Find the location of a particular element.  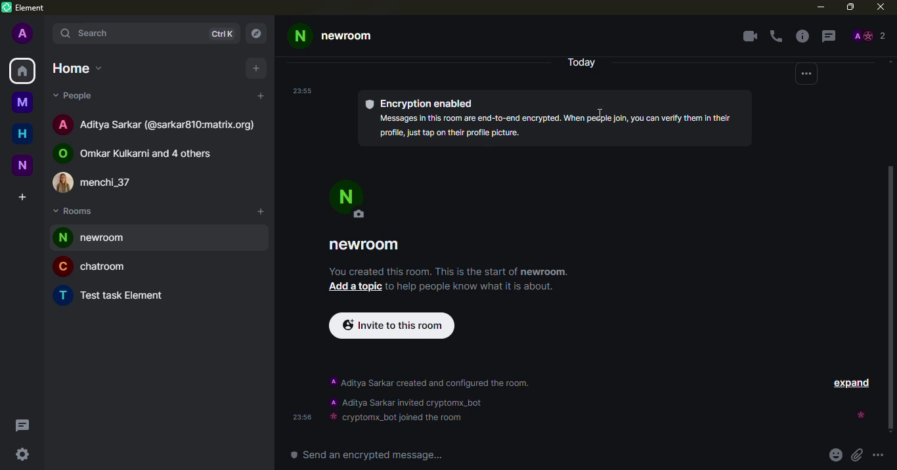

search is located at coordinates (95, 33).